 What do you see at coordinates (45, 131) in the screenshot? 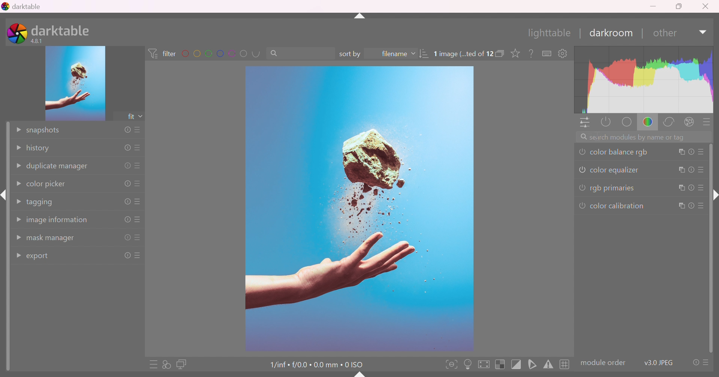
I see `snapshots` at bounding box center [45, 131].